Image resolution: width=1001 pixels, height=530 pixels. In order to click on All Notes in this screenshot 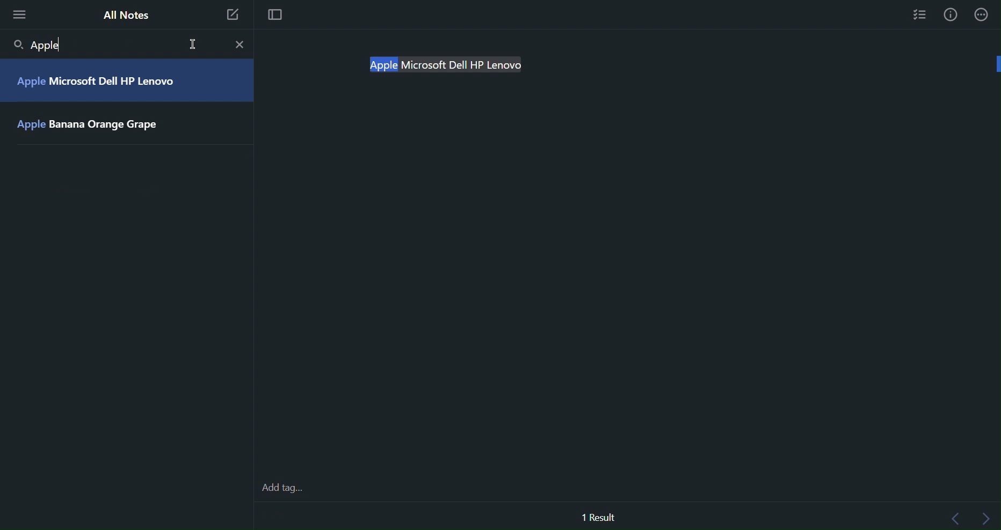, I will do `click(126, 17)`.